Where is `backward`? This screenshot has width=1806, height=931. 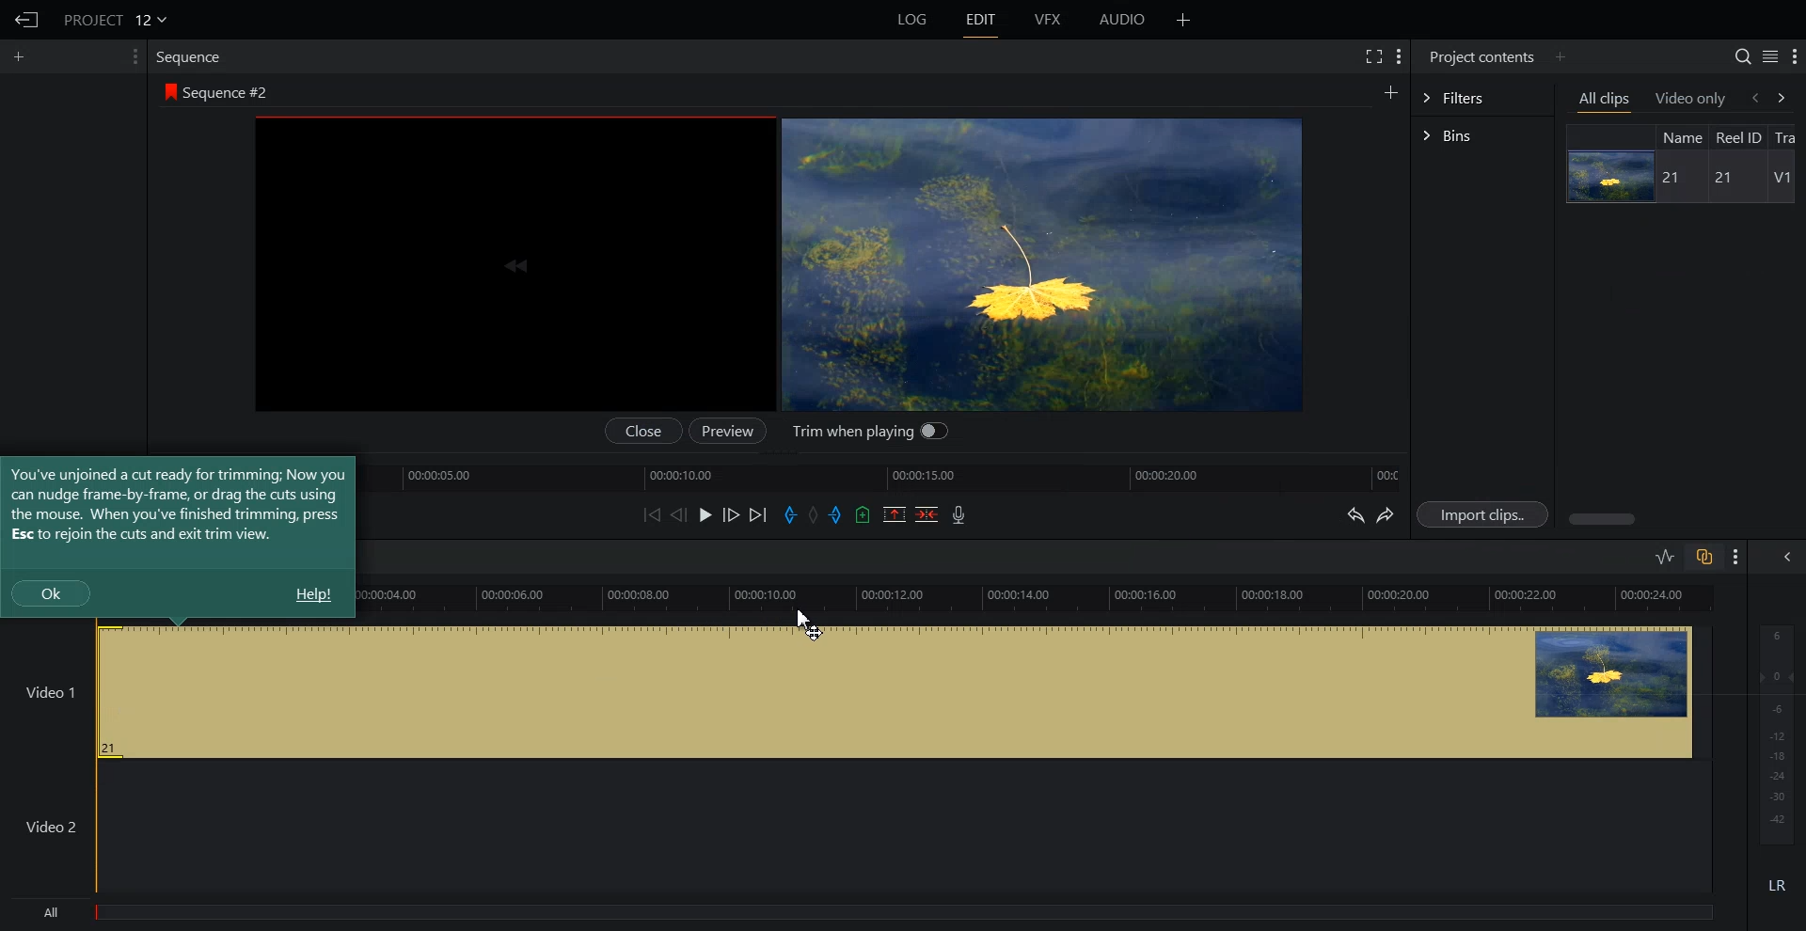 backward is located at coordinates (1753, 97).